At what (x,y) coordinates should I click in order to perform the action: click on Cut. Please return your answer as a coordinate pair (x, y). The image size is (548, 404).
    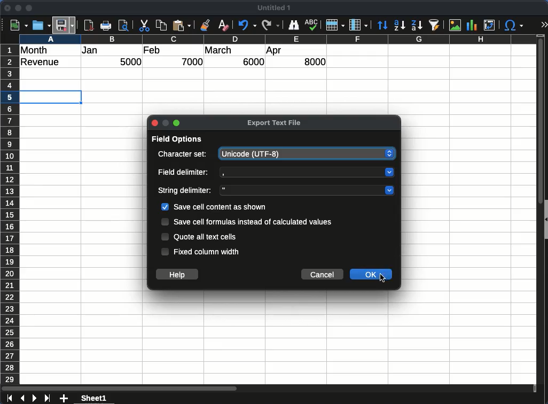
    Looking at the image, I should click on (144, 26).